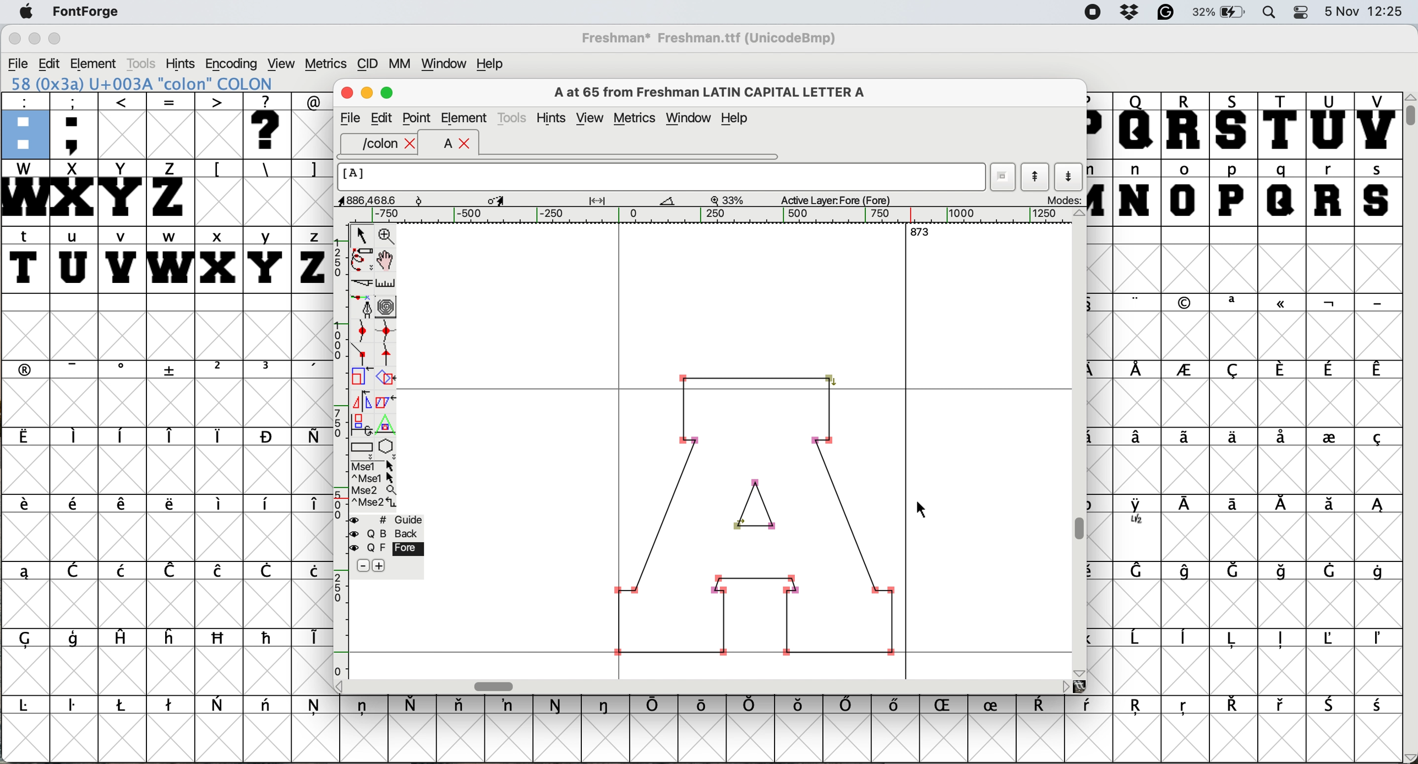 This screenshot has height=764, width=1418. What do you see at coordinates (24, 571) in the screenshot?
I see `symbol` at bounding box center [24, 571].